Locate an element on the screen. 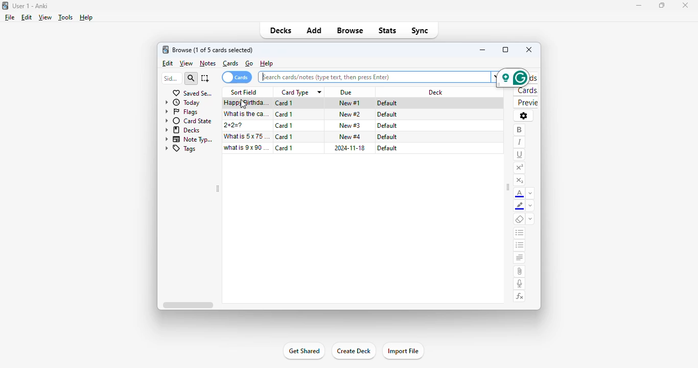  title is located at coordinates (30, 6).